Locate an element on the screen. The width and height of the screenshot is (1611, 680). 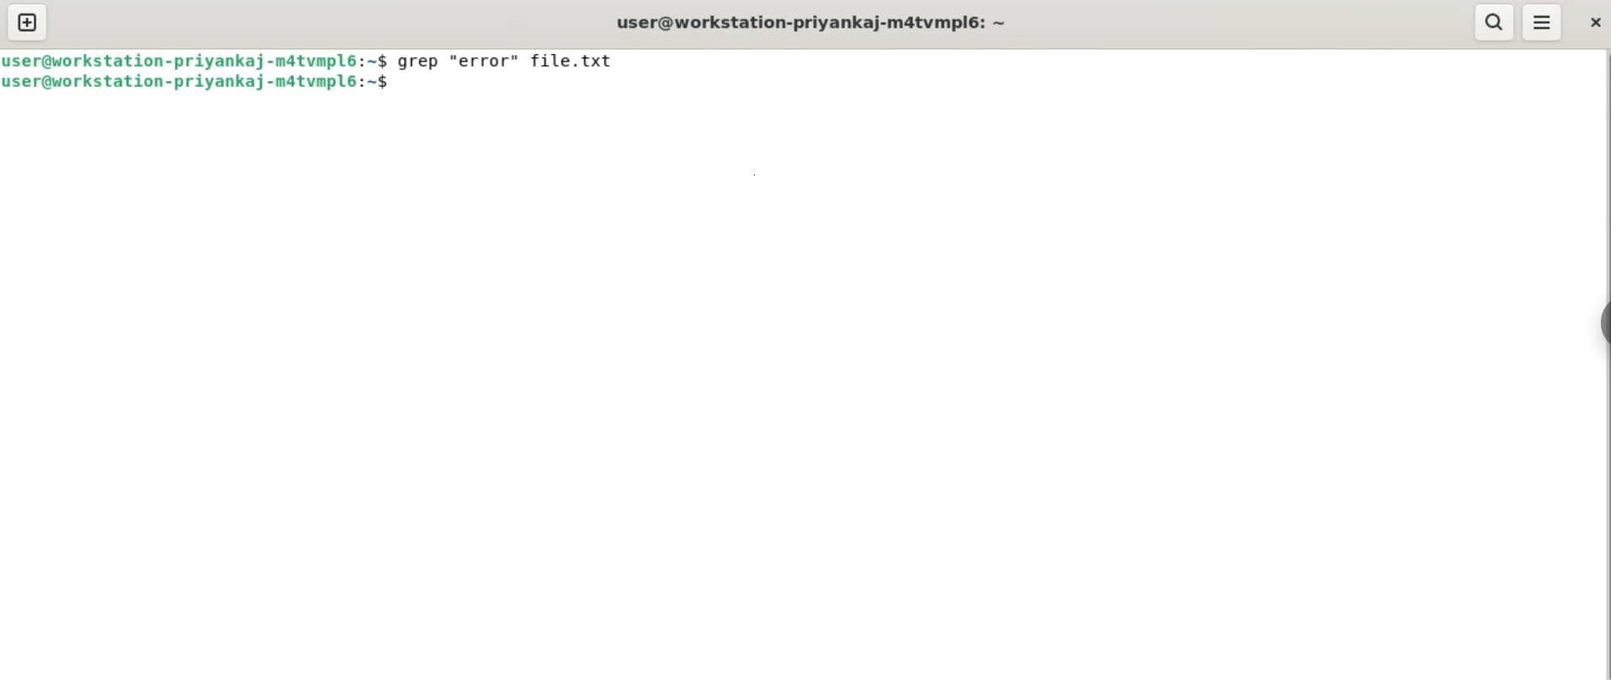
sidebar is located at coordinates (1601, 323).